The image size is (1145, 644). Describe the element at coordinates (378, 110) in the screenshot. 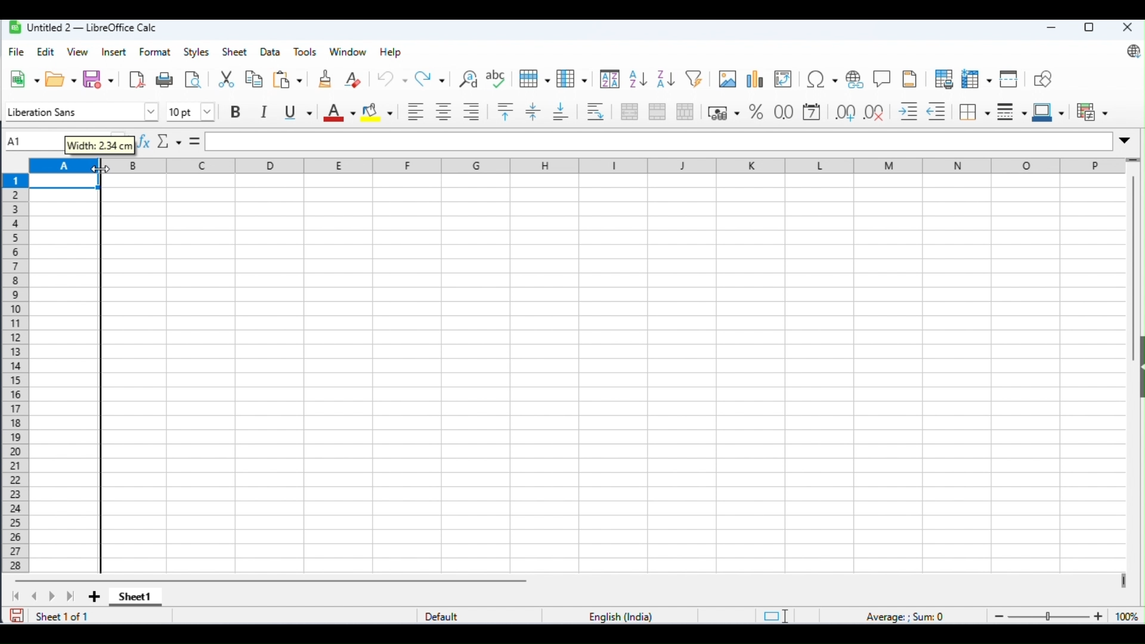

I see `background color` at that location.